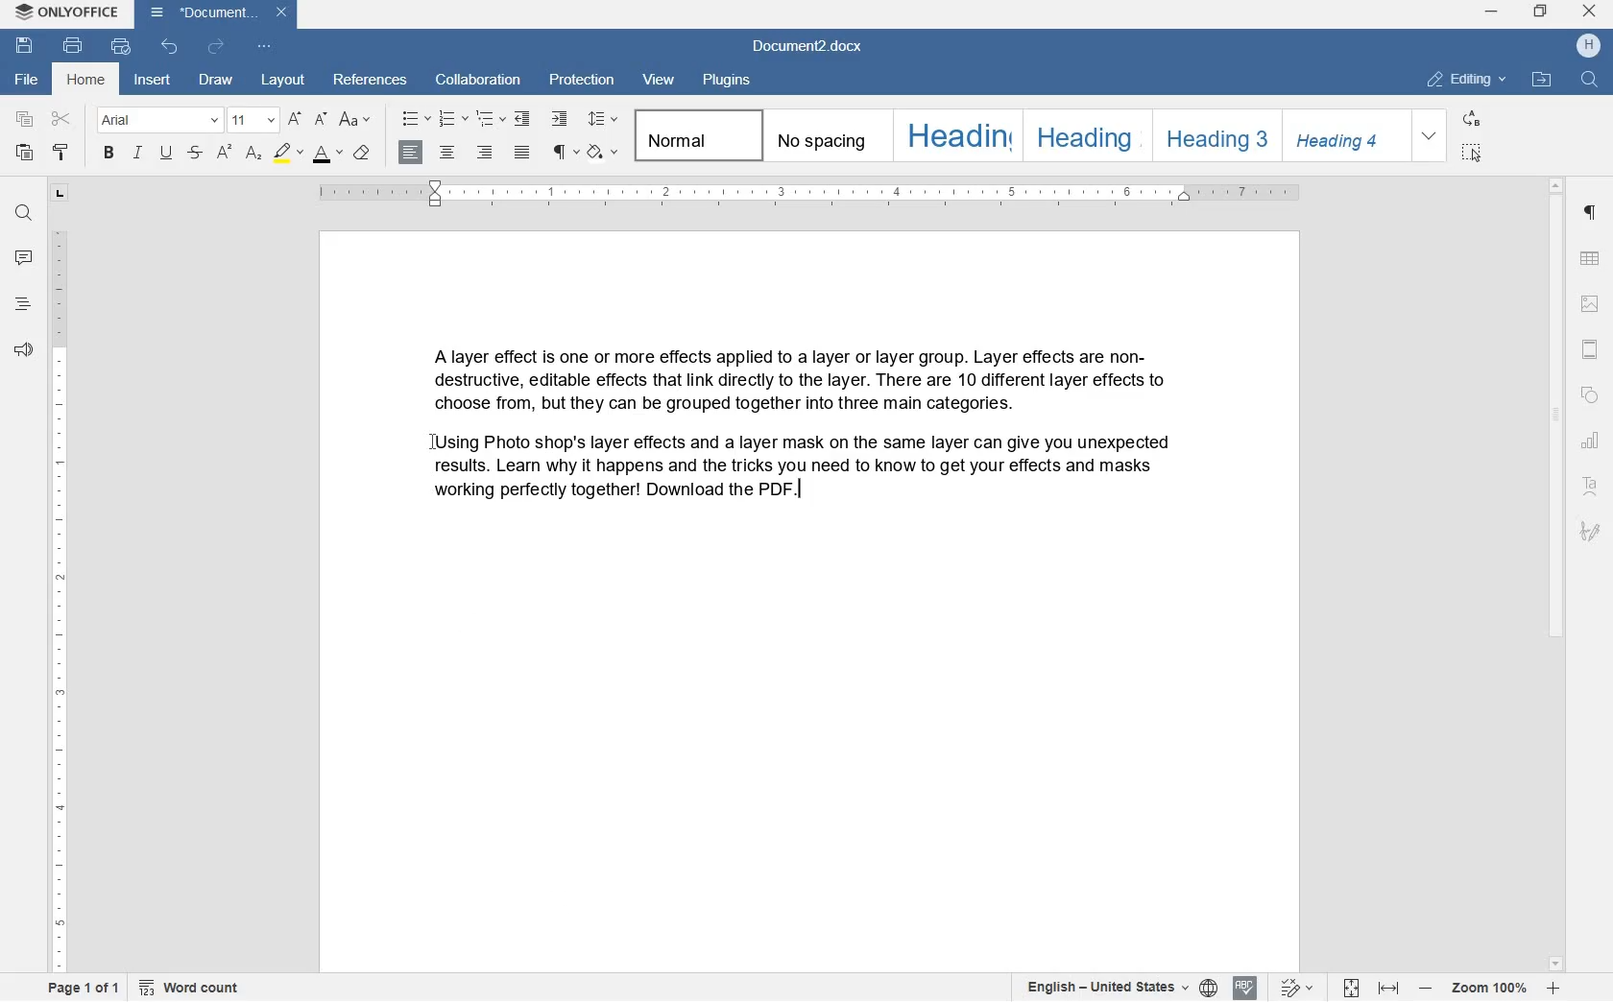  What do you see at coordinates (156, 120) in the screenshot?
I see `FONT NAME` at bounding box center [156, 120].